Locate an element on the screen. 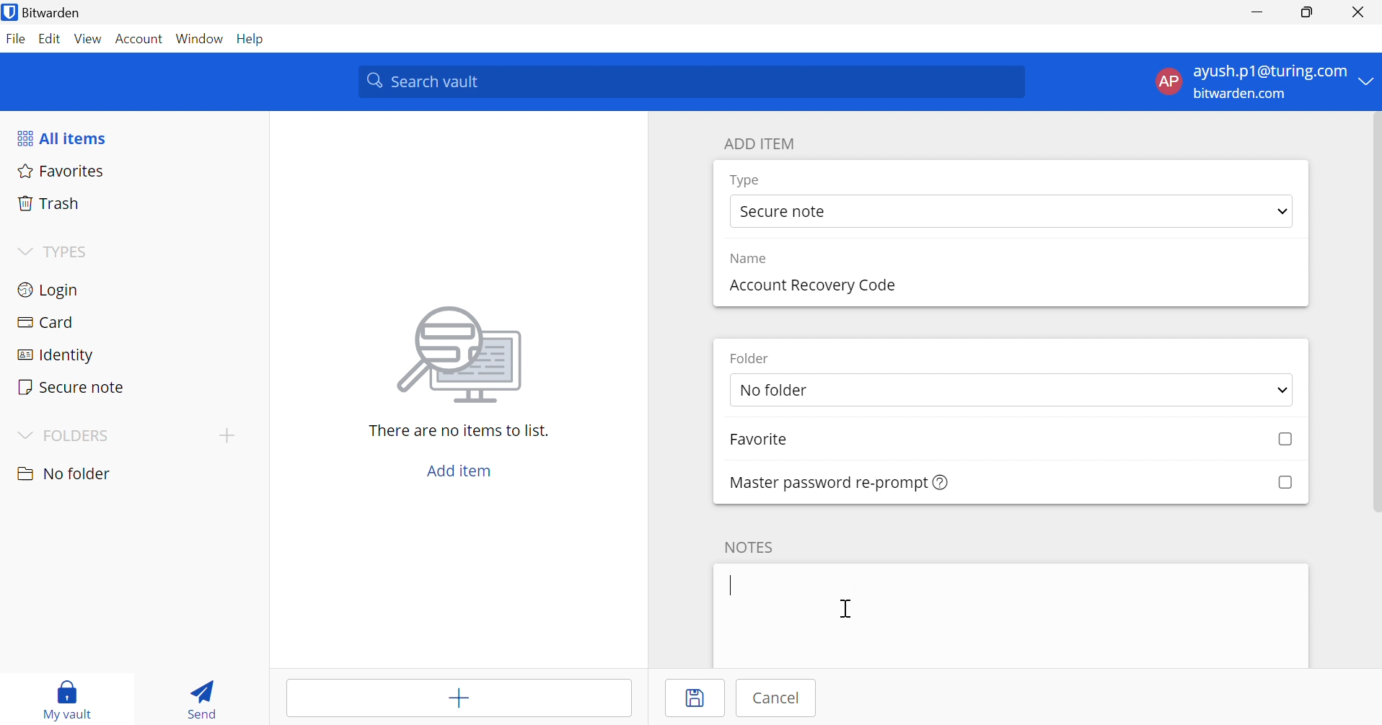 The image size is (1382, 725). Identity is located at coordinates (54, 355).